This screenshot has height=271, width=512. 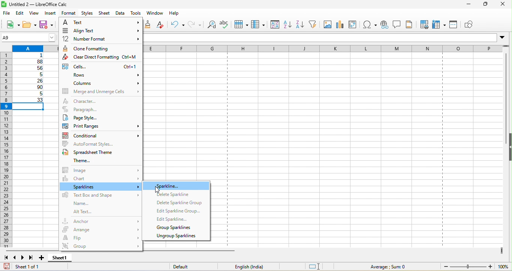 I want to click on tools, so click(x=136, y=14).